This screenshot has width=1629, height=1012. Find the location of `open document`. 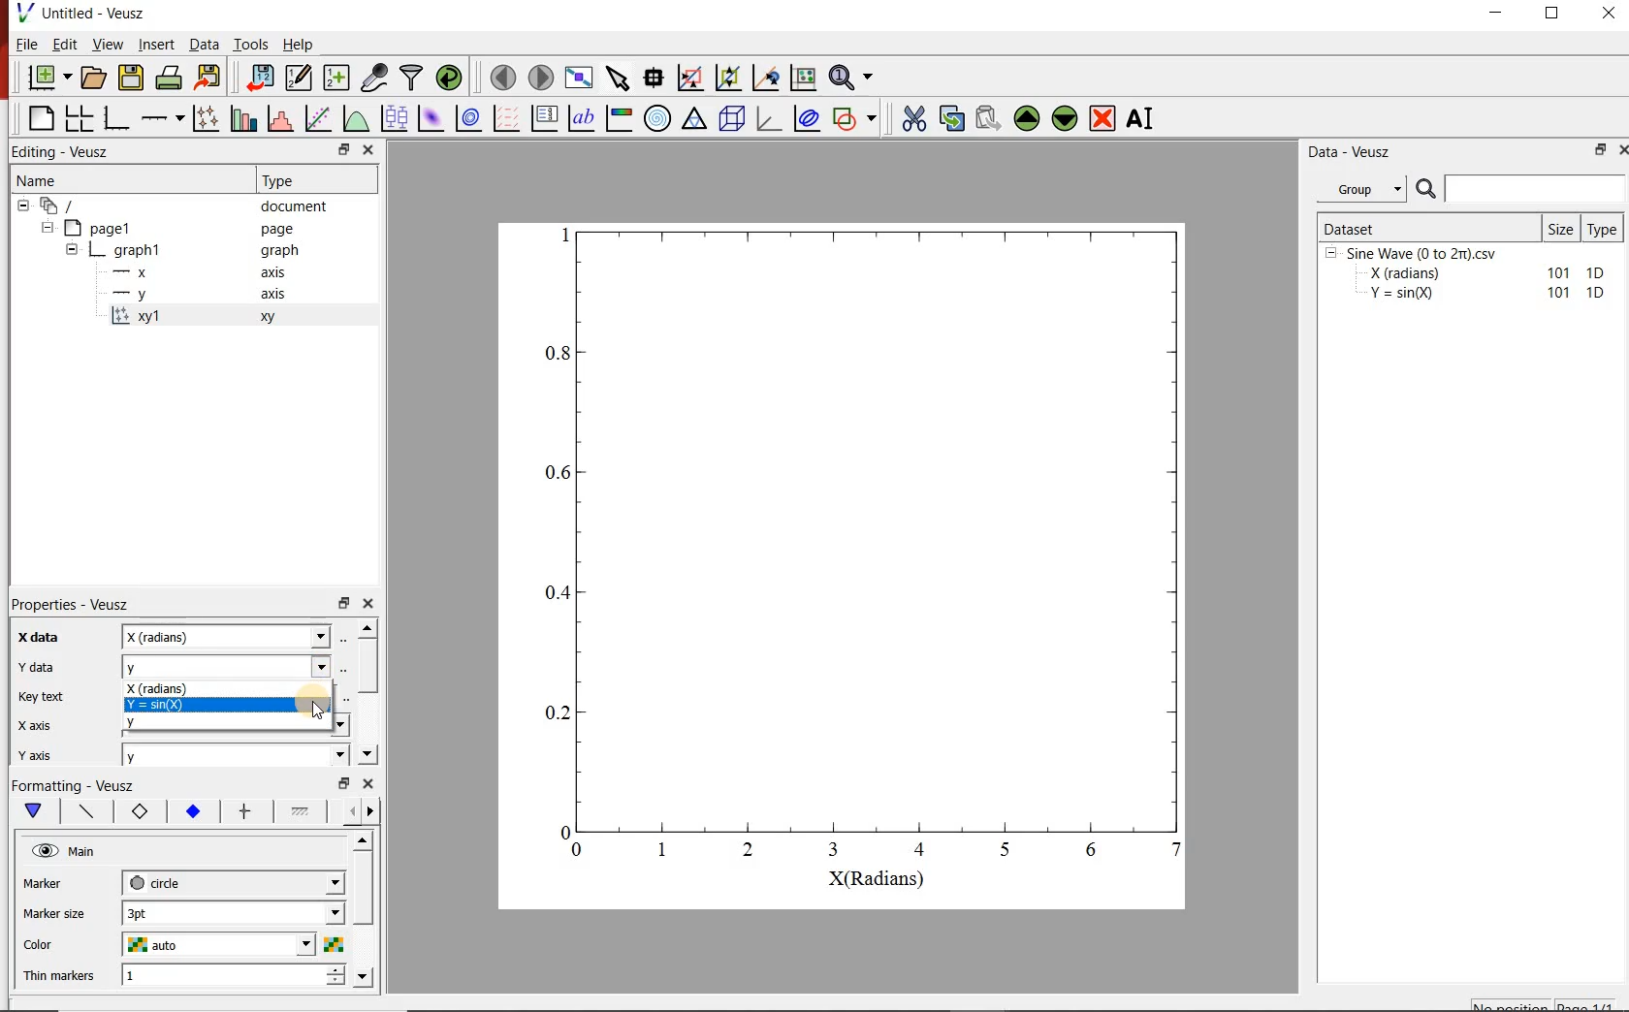

open document is located at coordinates (94, 78).